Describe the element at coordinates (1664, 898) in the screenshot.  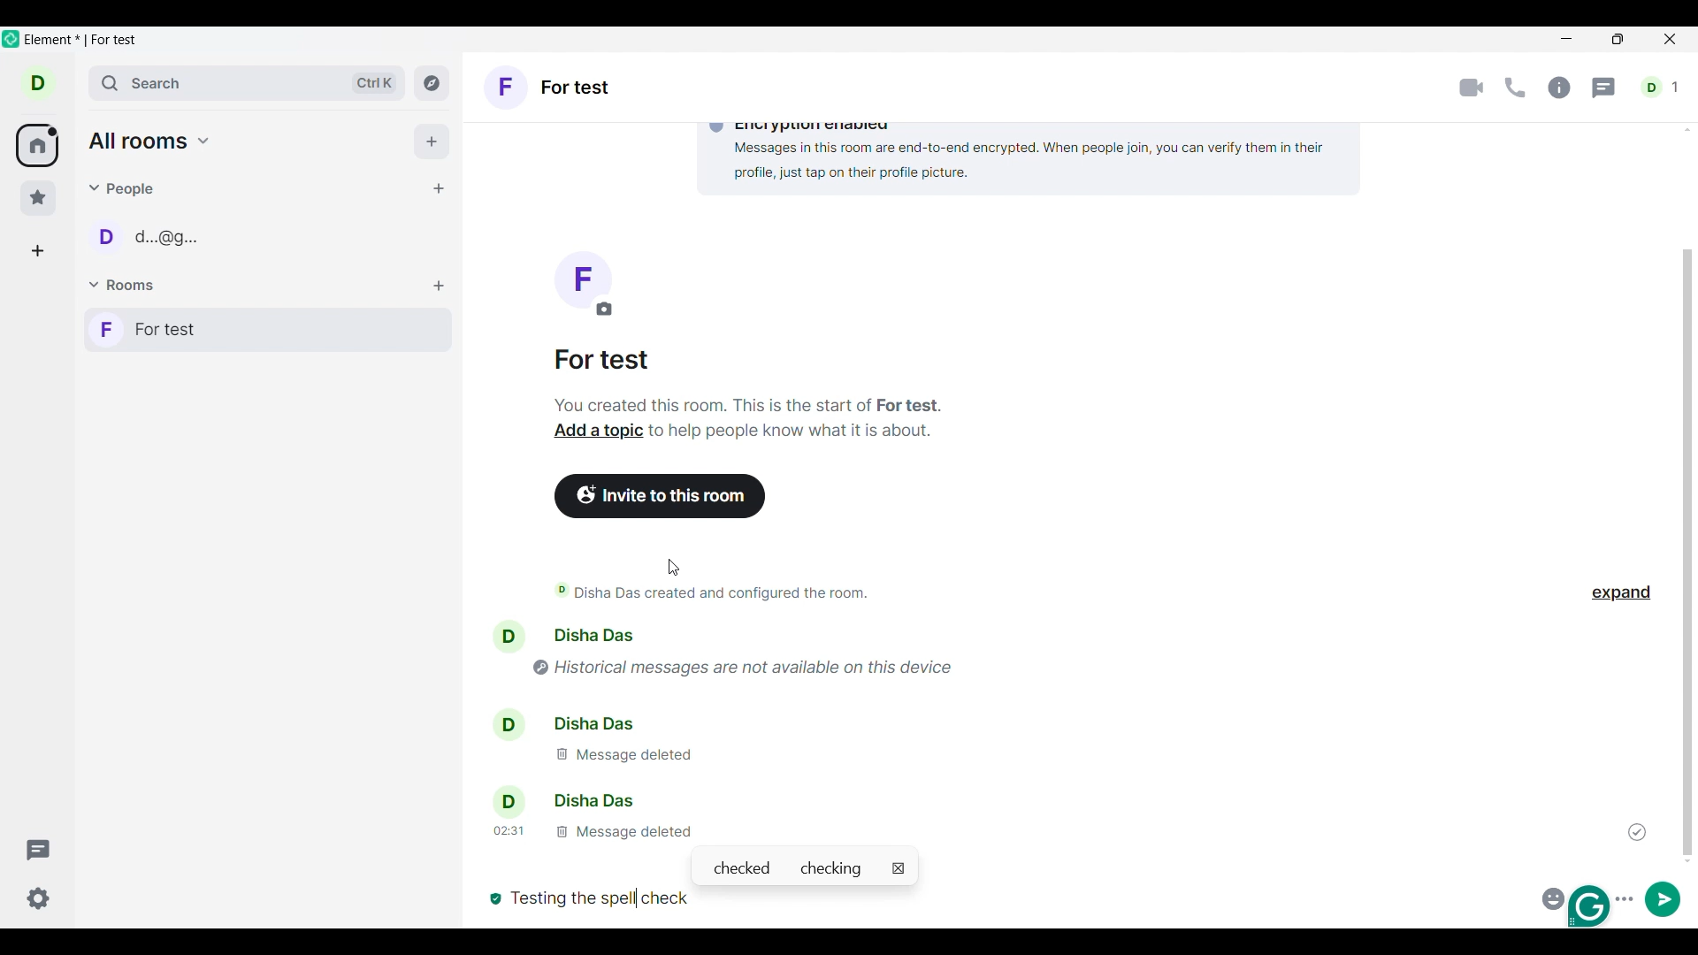
I see `Send typed message` at that location.